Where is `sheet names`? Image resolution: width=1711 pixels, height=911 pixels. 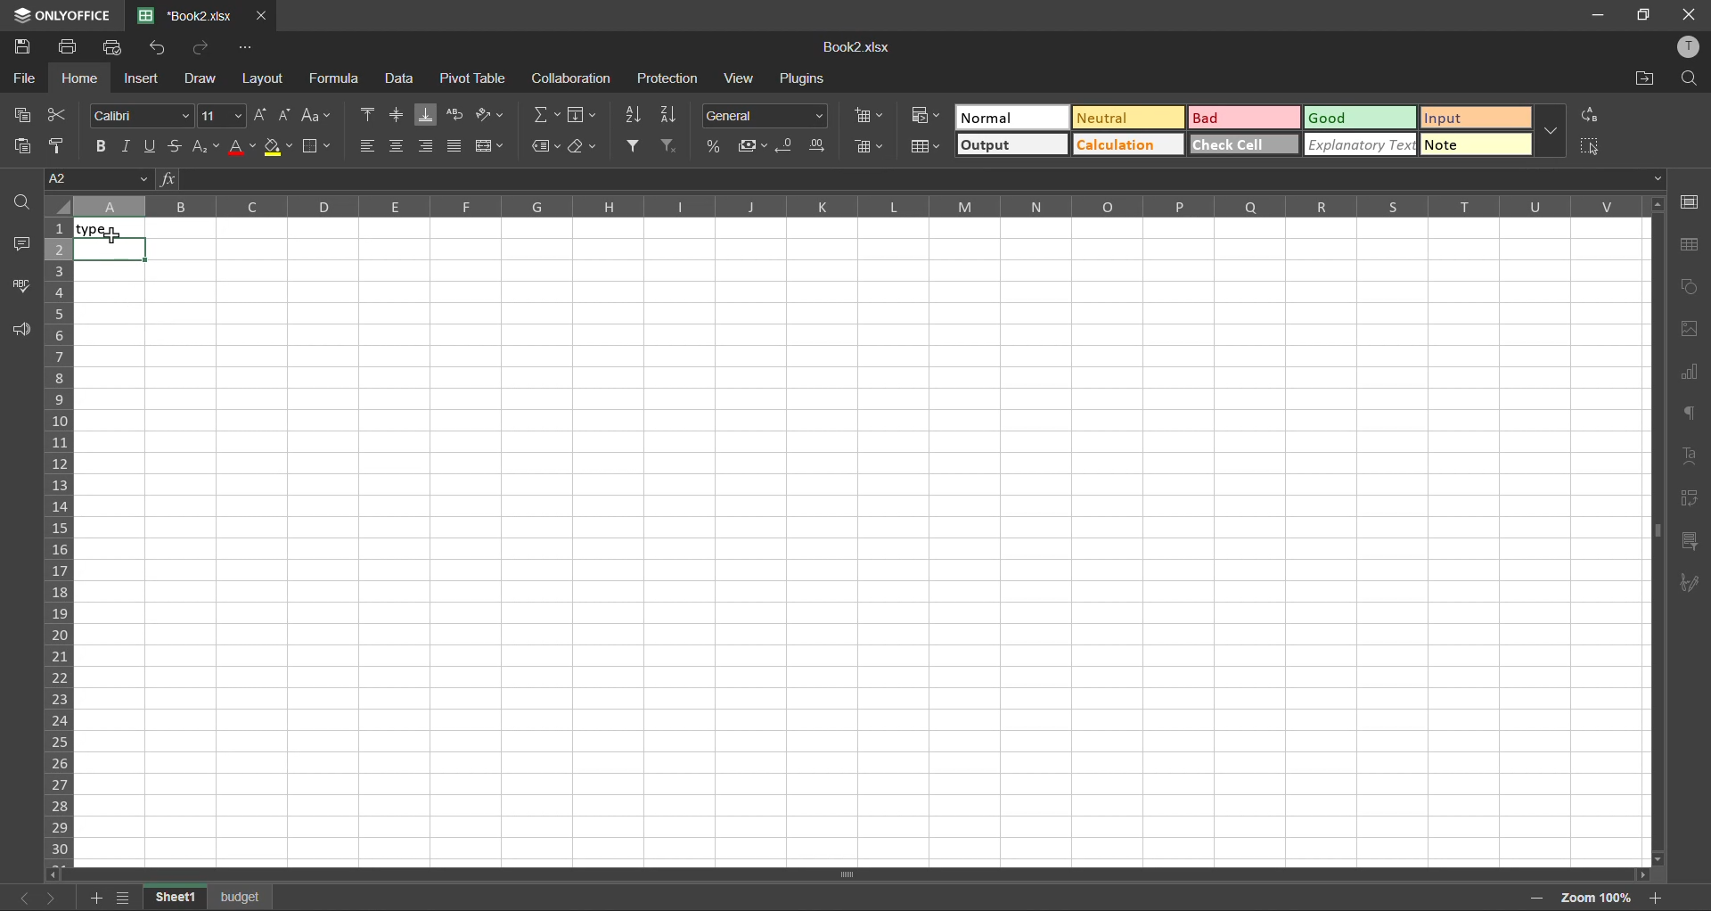 sheet names is located at coordinates (209, 899).